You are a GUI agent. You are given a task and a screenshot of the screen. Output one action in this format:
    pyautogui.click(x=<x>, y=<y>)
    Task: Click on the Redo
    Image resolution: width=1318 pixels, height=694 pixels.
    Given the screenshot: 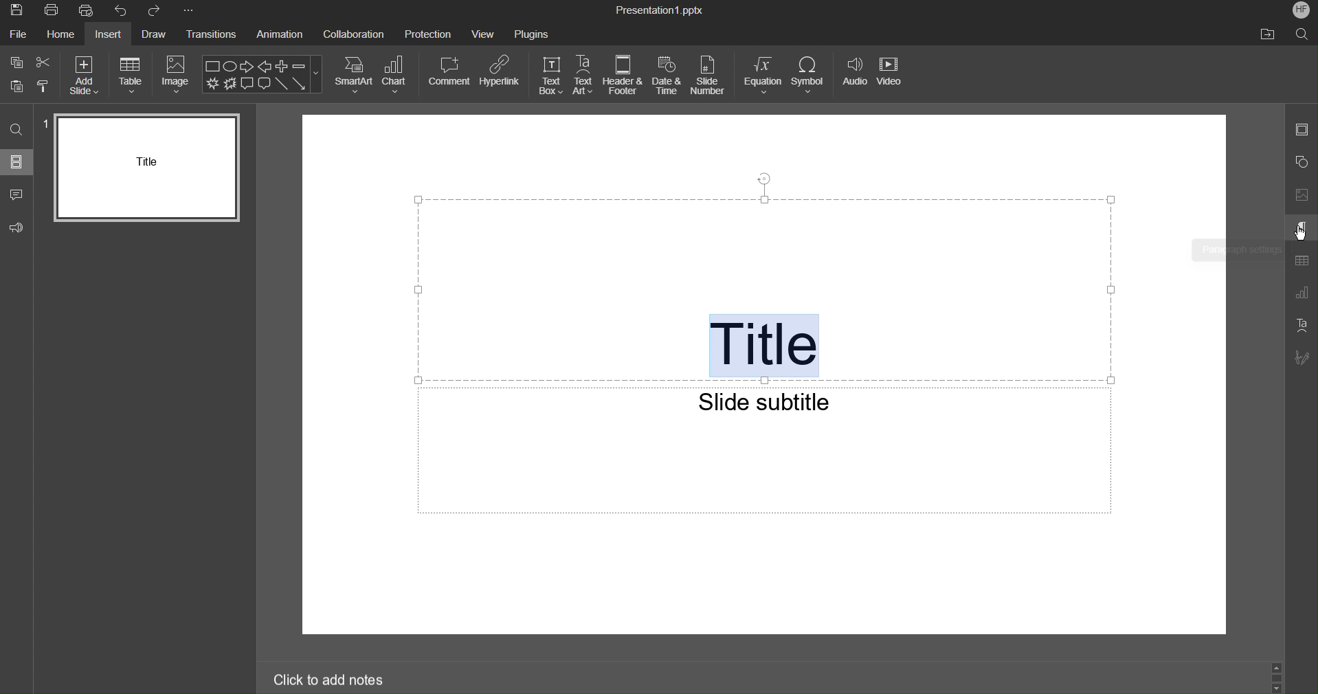 What is the action you would take?
    pyautogui.click(x=157, y=12)
    